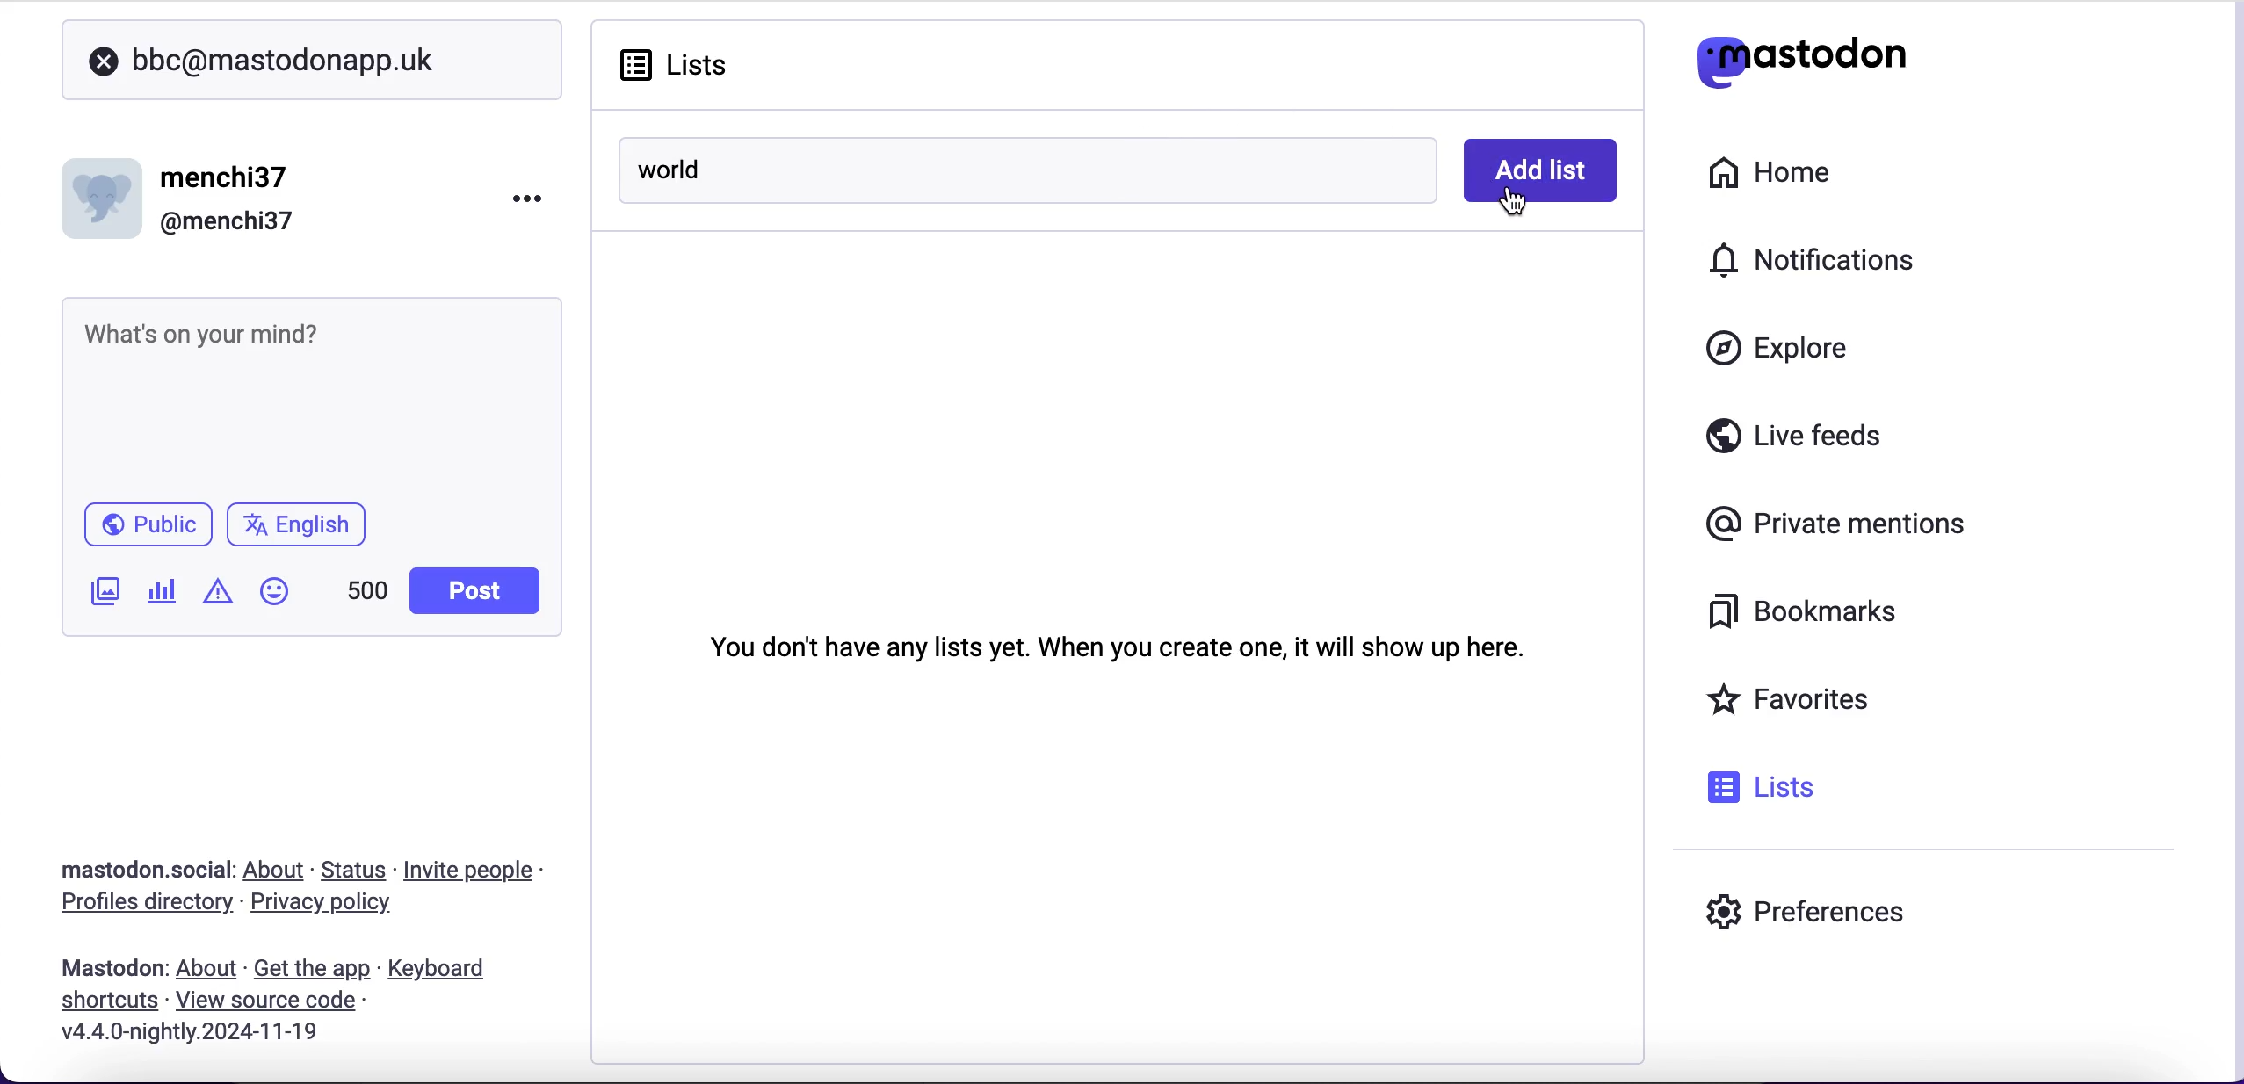 This screenshot has width=2244, height=1084. I want to click on add content warning, so click(221, 594).